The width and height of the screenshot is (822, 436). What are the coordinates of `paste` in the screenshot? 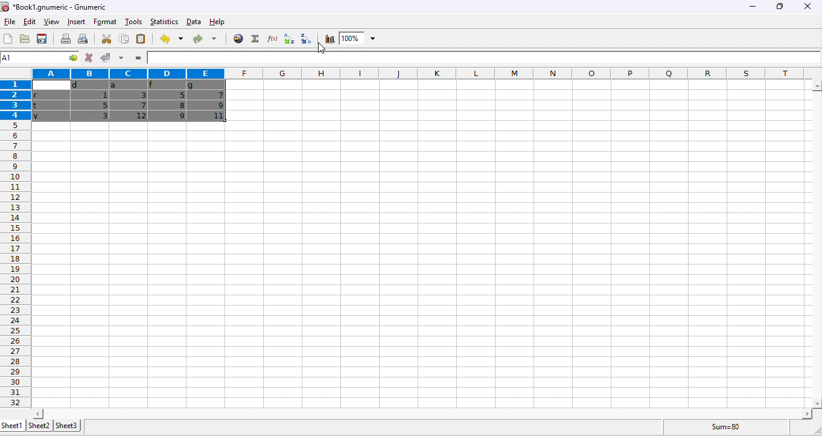 It's located at (141, 38).